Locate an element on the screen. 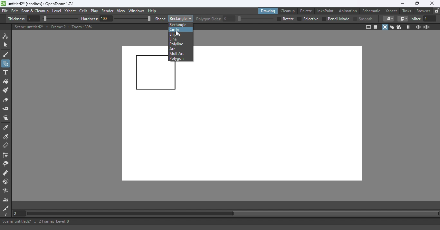 Image resolution: width=440 pixels, height=230 pixels. Drawing is located at coordinates (269, 11).